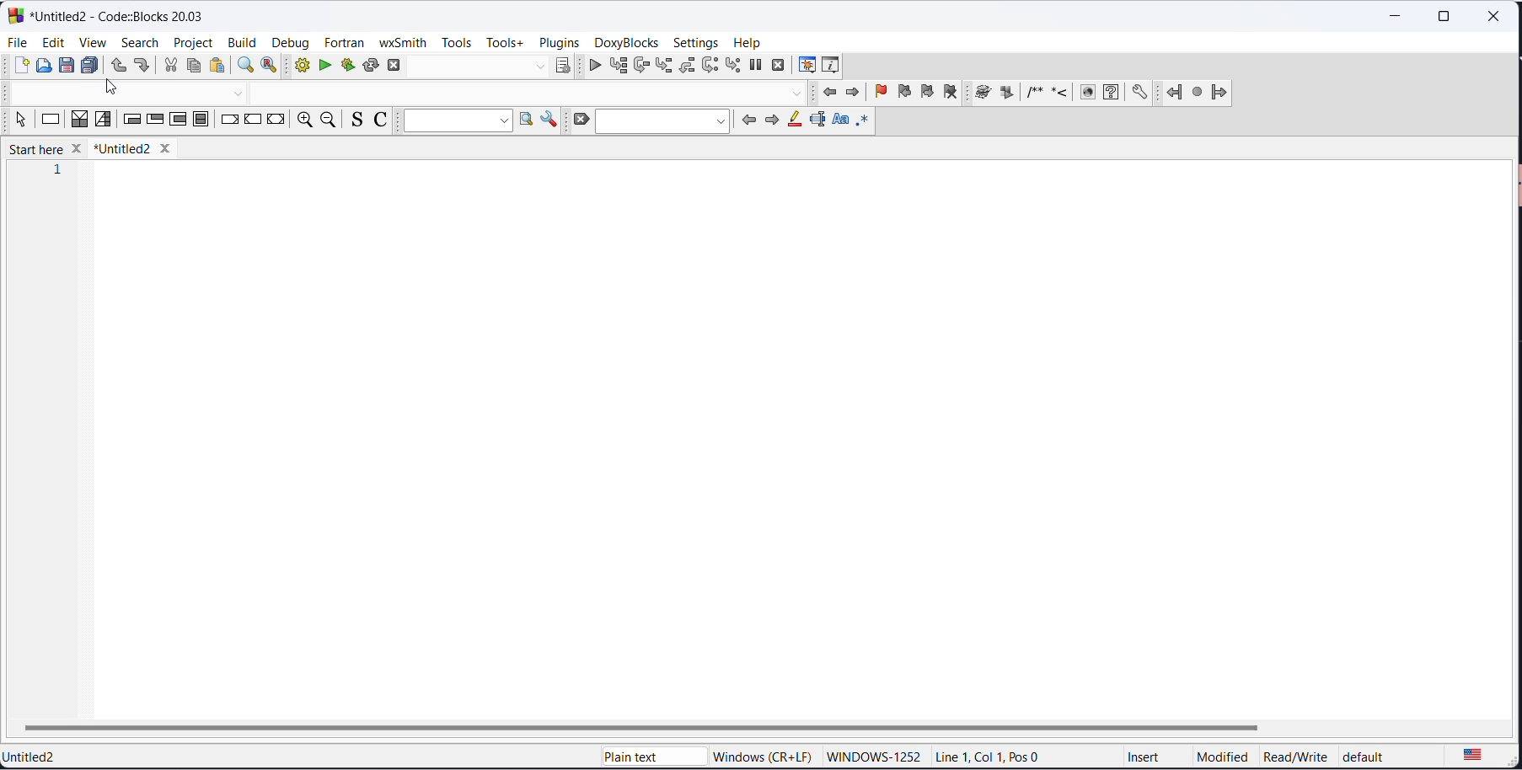  Describe the element at coordinates (1198, 95) in the screenshot. I see `last jump` at that location.